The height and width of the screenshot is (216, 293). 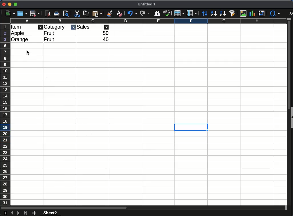 What do you see at coordinates (191, 127) in the screenshot?
I see `selected cell` at bounding box center [191, 127].